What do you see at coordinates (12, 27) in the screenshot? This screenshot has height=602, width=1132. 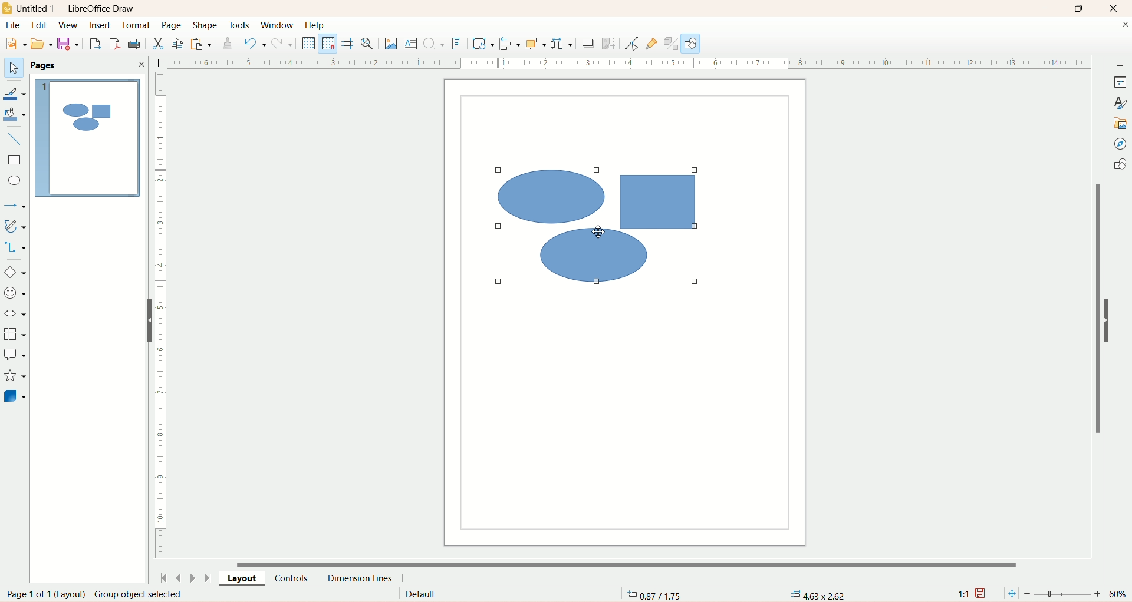 I see `file` at bounding box center [12, 27].